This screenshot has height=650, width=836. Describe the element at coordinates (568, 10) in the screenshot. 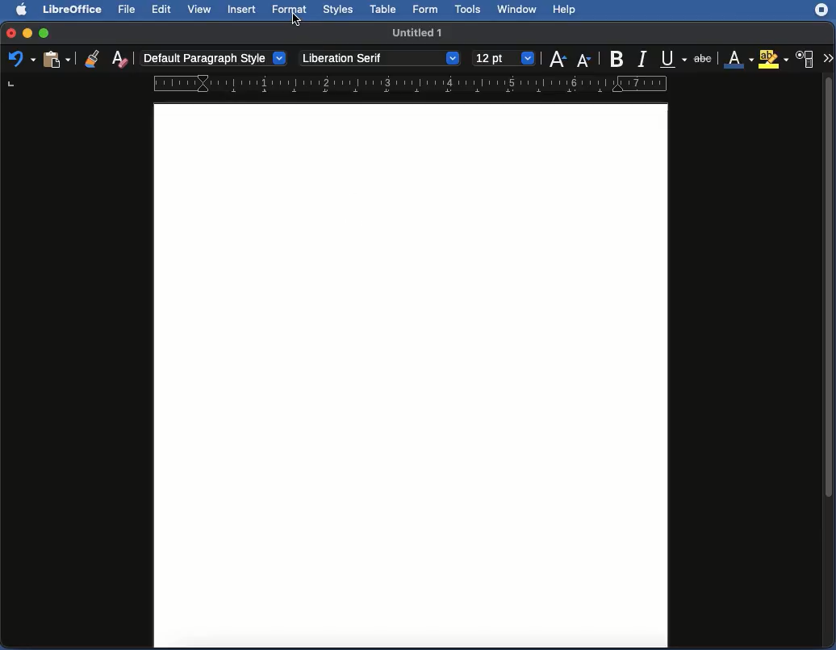

I see `Help` at that location.